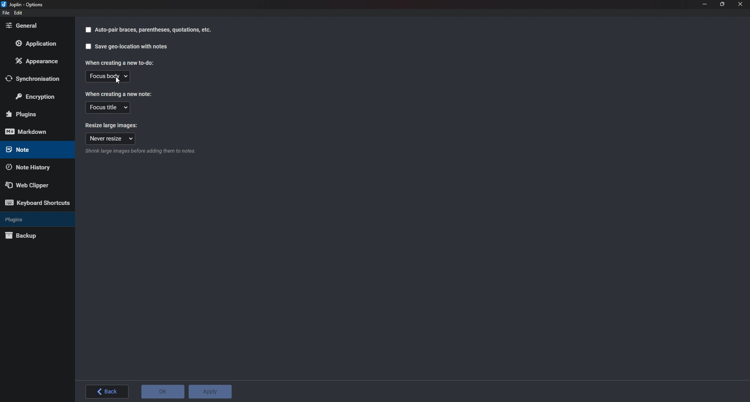 This screenshot has width=750, height=402. What do you see at coordinates (132, 47) in the screenshot?
I see `Saves geo location with notes` at bounding box center [132, 47].